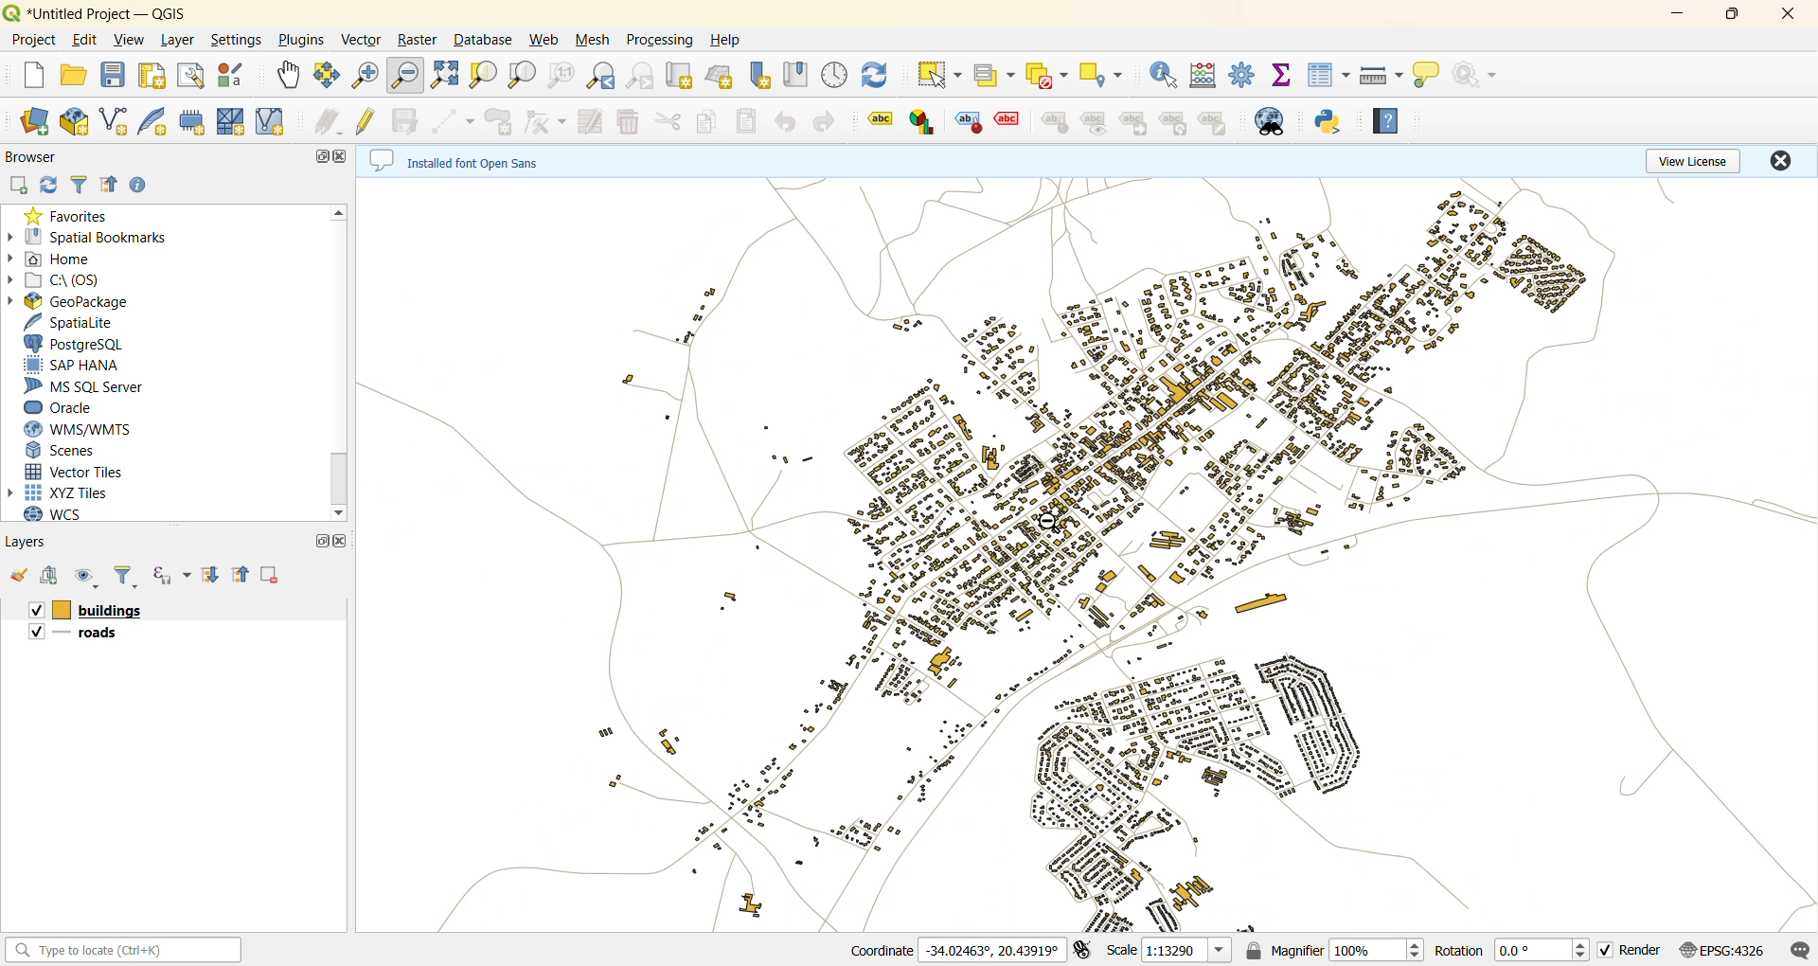 This screenshot has width=1818, height=966. I want to click on maximize, so click(323, 159).